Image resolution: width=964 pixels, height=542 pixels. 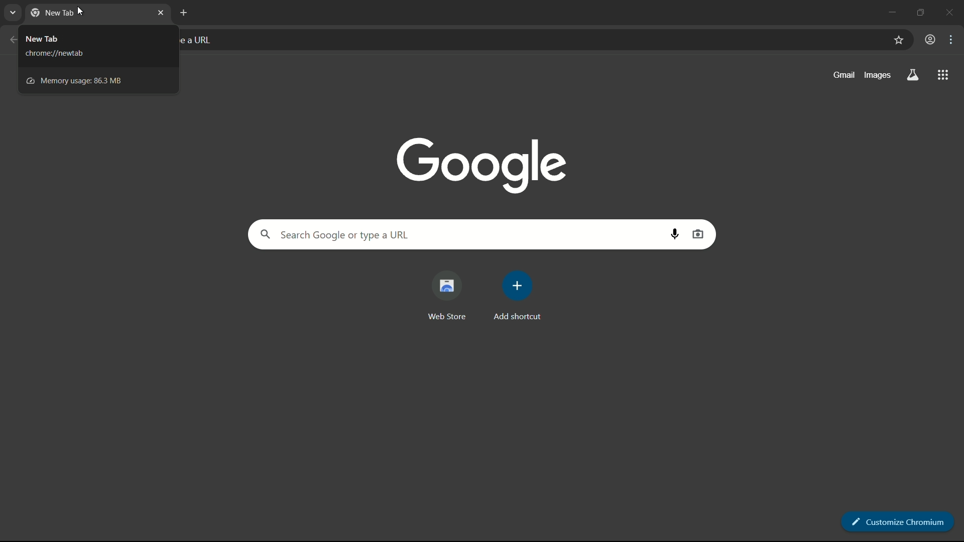 I want to click on open new tab, so click(x=184, y=13).